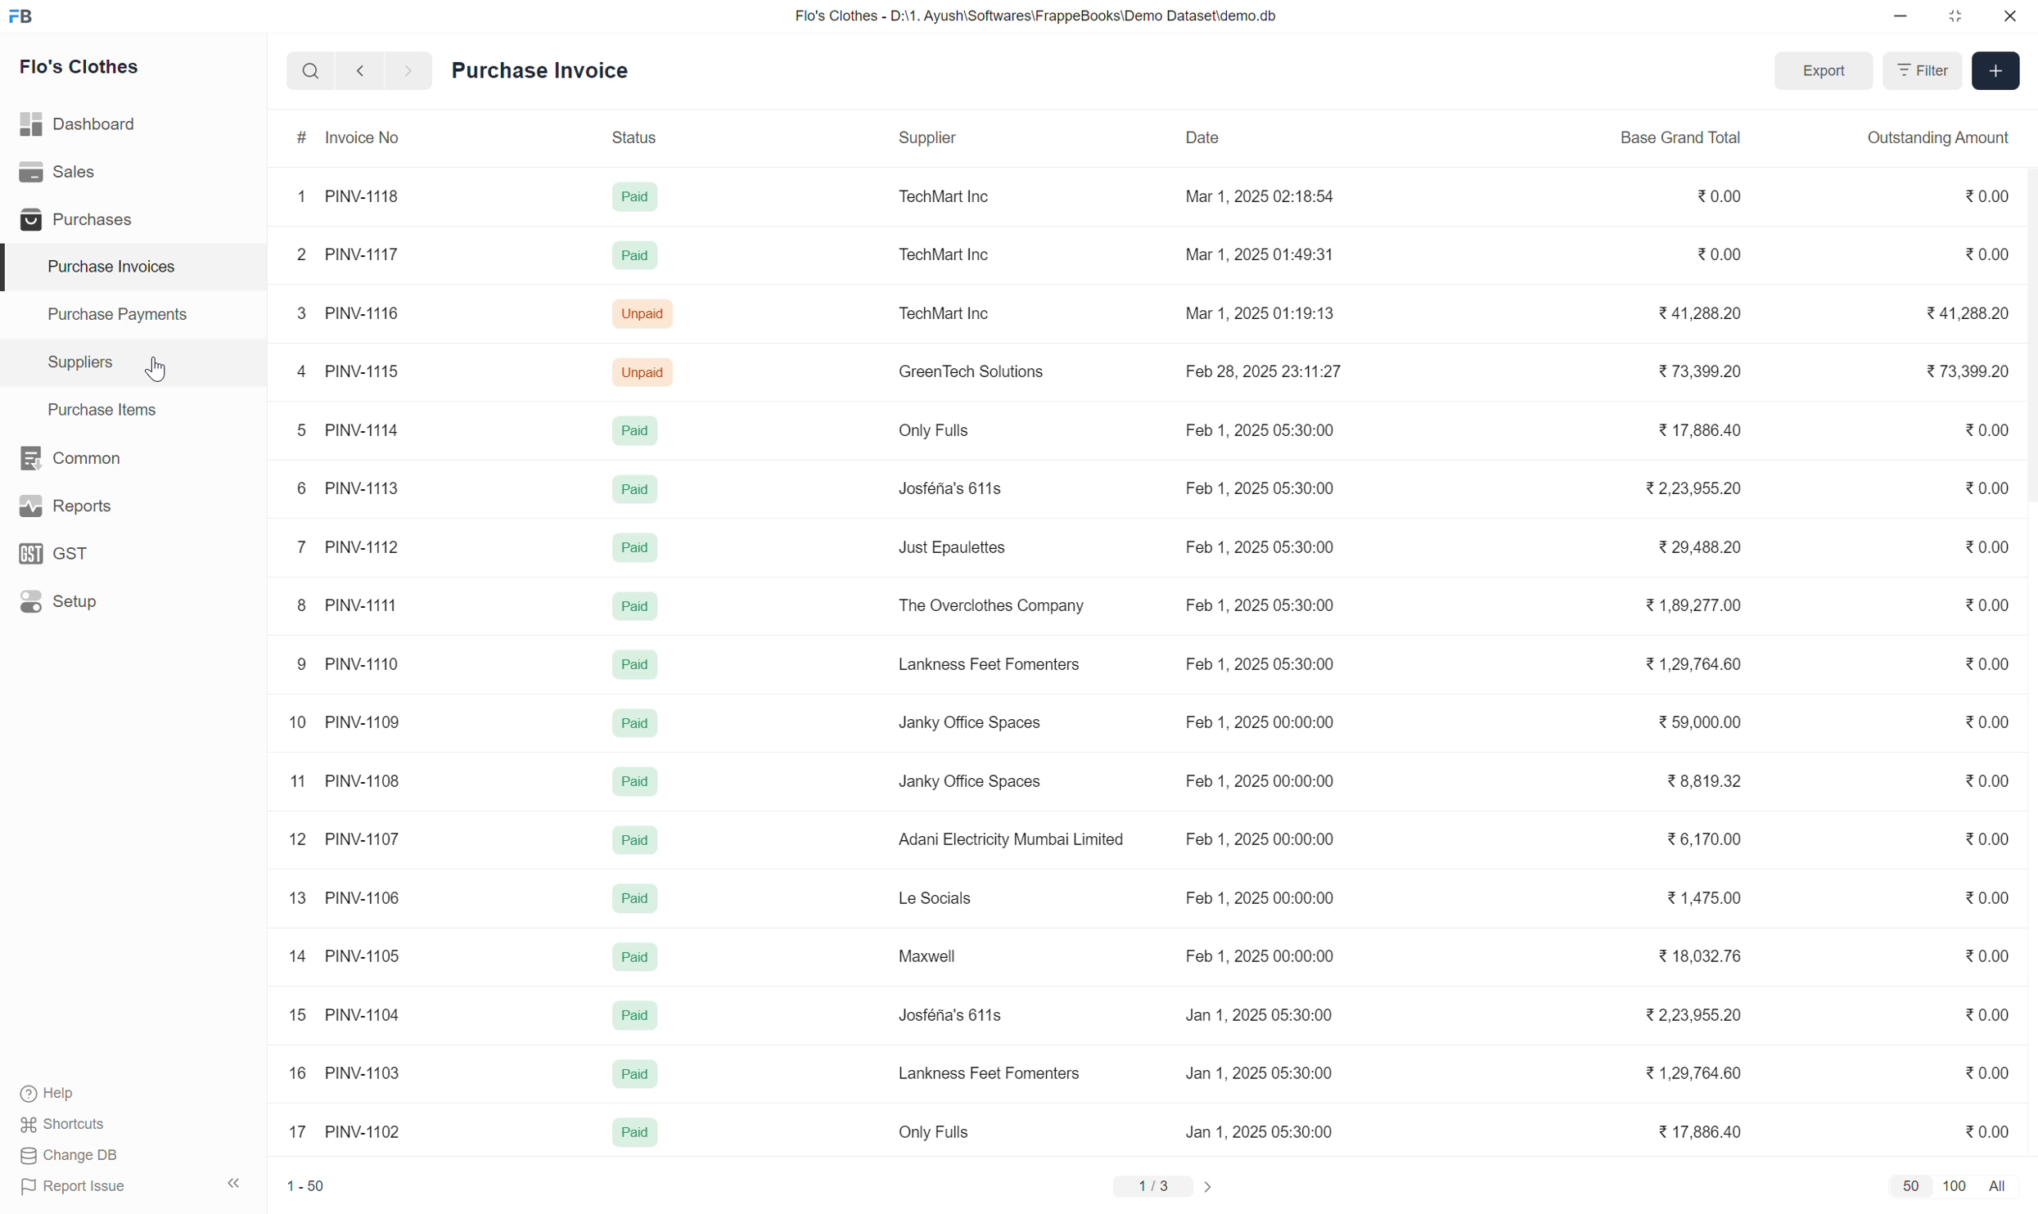  I want to click on Unpaid, so click(644, 371).